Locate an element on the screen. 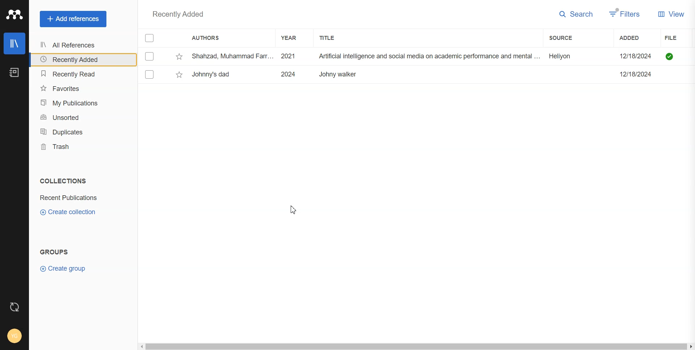 This screenshot has width=695, height=350. Unsorted is located at coordinates (81, 117).